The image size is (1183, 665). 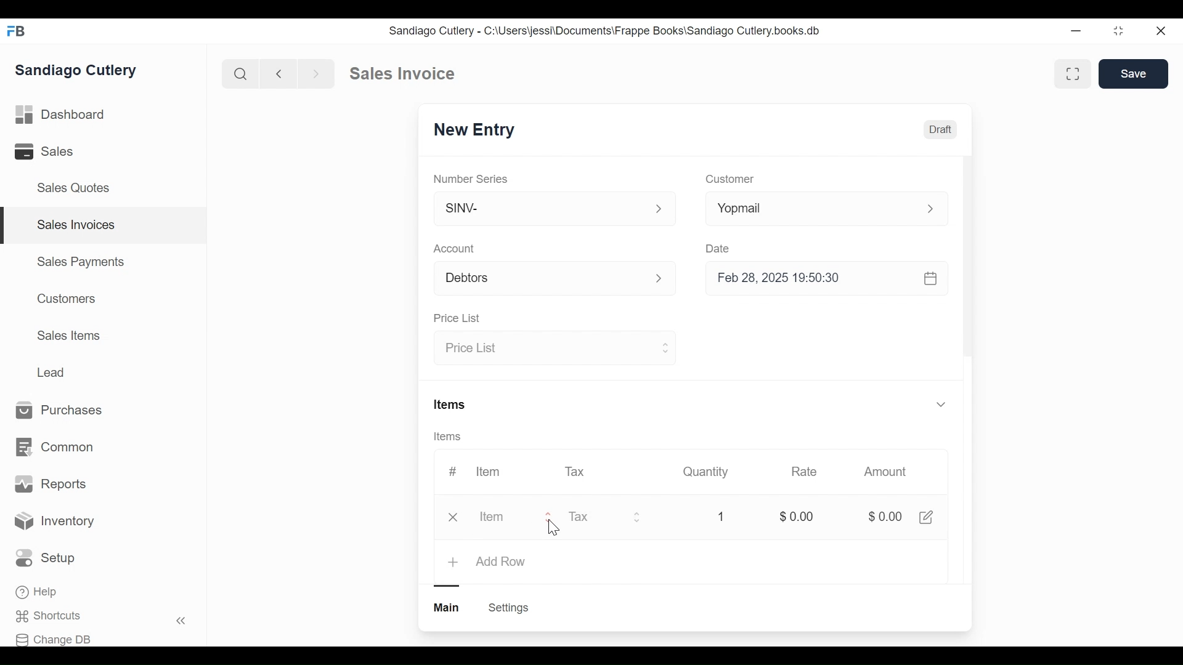 I want to click on fullscreen, so click(x=1075, y=73).